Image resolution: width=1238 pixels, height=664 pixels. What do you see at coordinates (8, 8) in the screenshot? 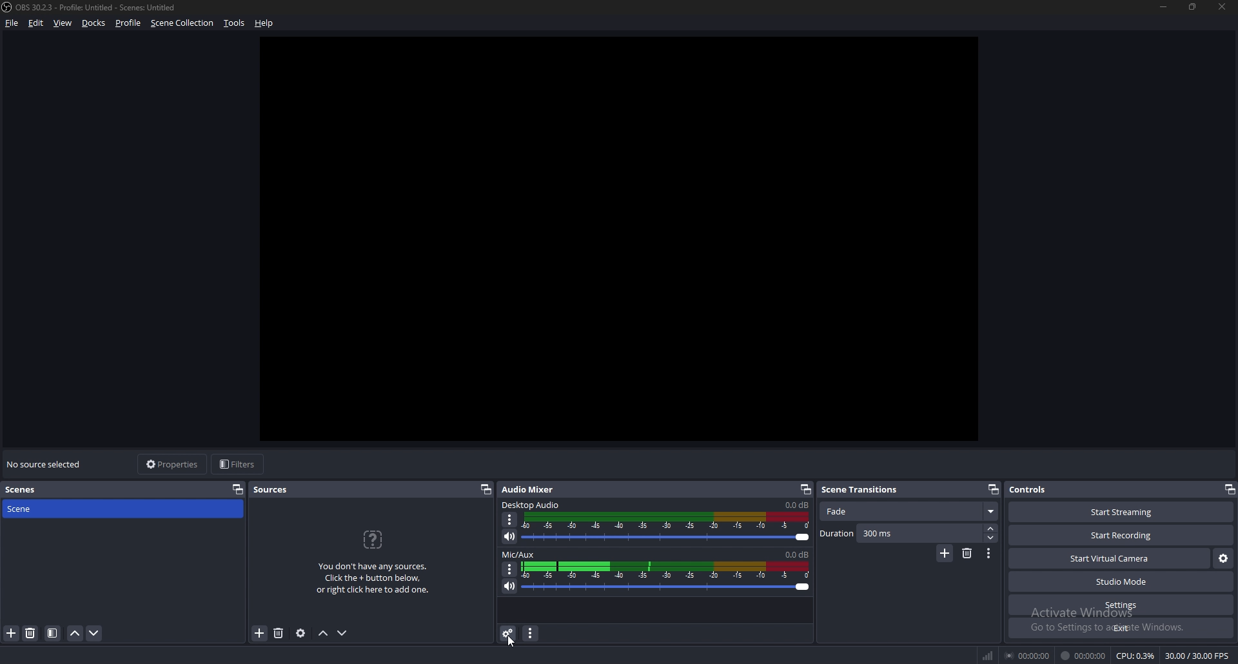
I see `OBS LOGO` at bounding box center [8, 8].